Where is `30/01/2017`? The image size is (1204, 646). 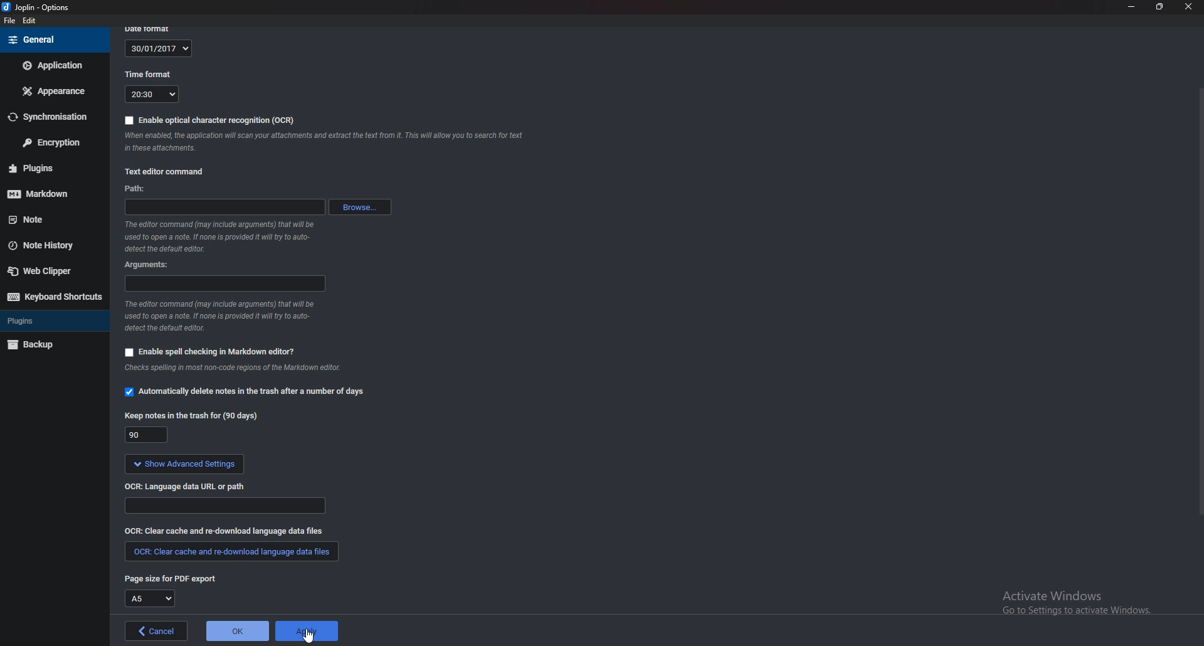
30/01/2017 is located at coordinates (158, 49).